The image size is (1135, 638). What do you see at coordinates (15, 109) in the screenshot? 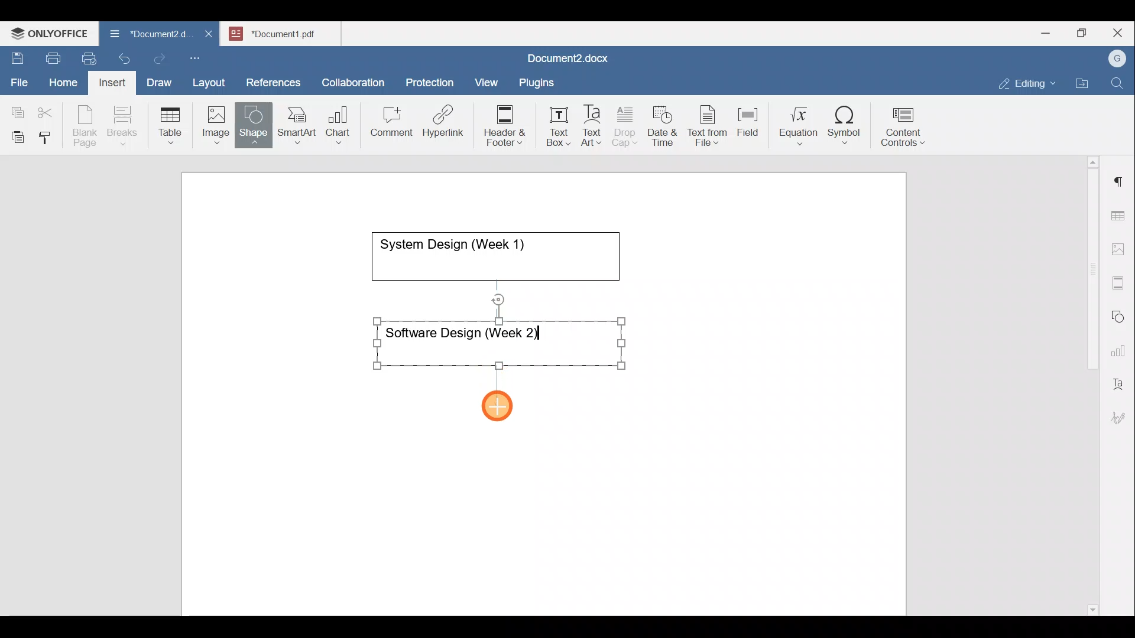
I see `Copy` at bounding box center [15, 109].